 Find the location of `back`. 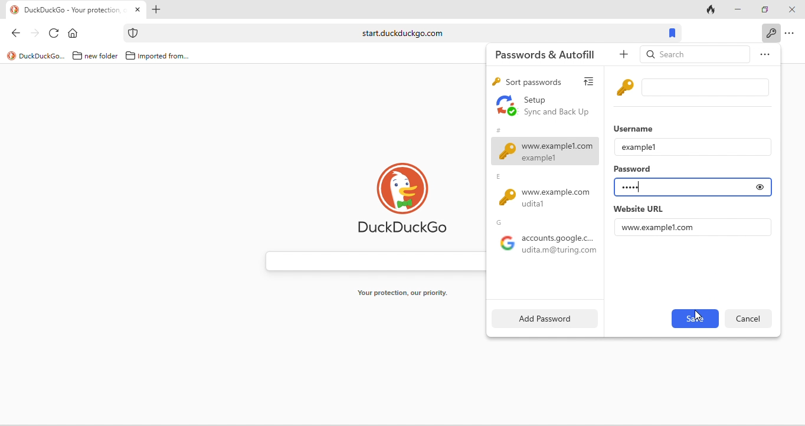

back is located at coordinates (12, 32).